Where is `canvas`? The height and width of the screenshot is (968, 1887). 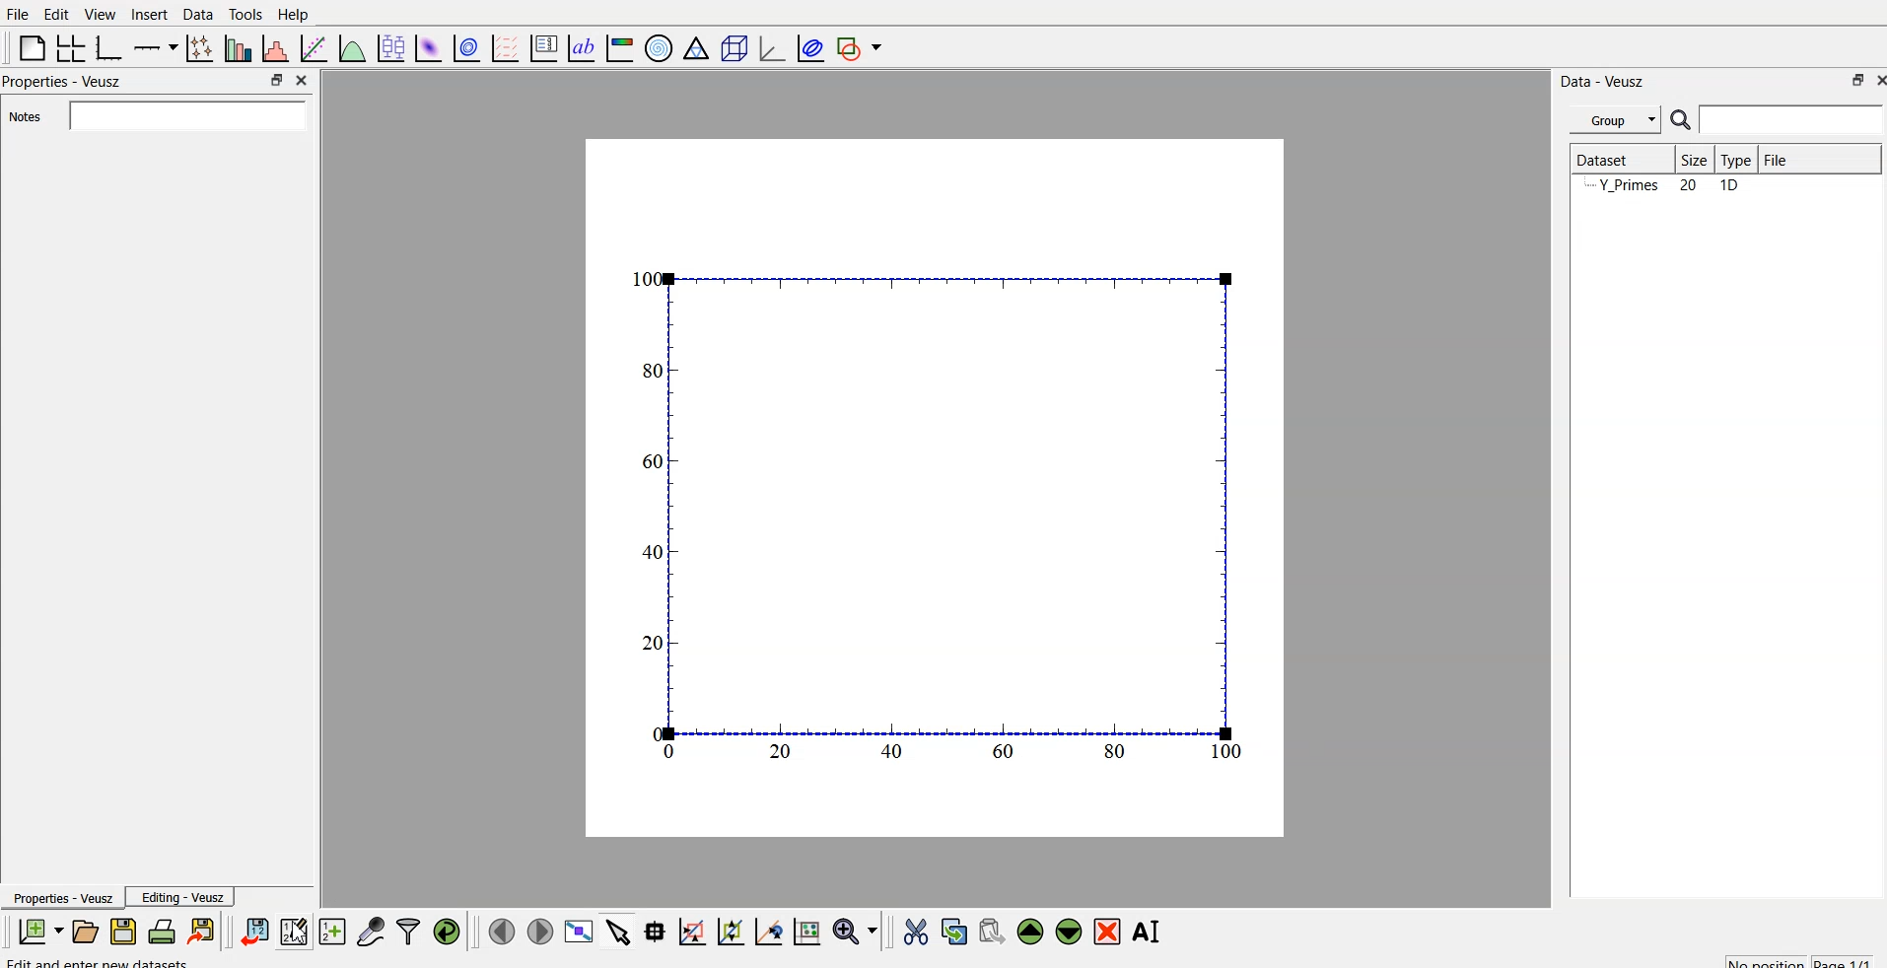 canvas is located at coordinates (935, 489).